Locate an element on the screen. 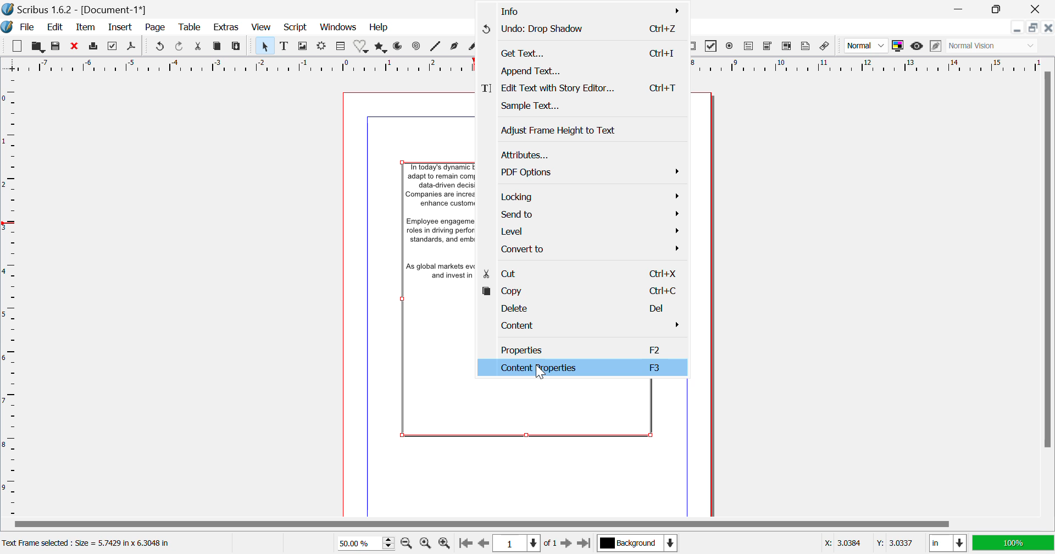  Arcs is located at coordinates (399, 47).